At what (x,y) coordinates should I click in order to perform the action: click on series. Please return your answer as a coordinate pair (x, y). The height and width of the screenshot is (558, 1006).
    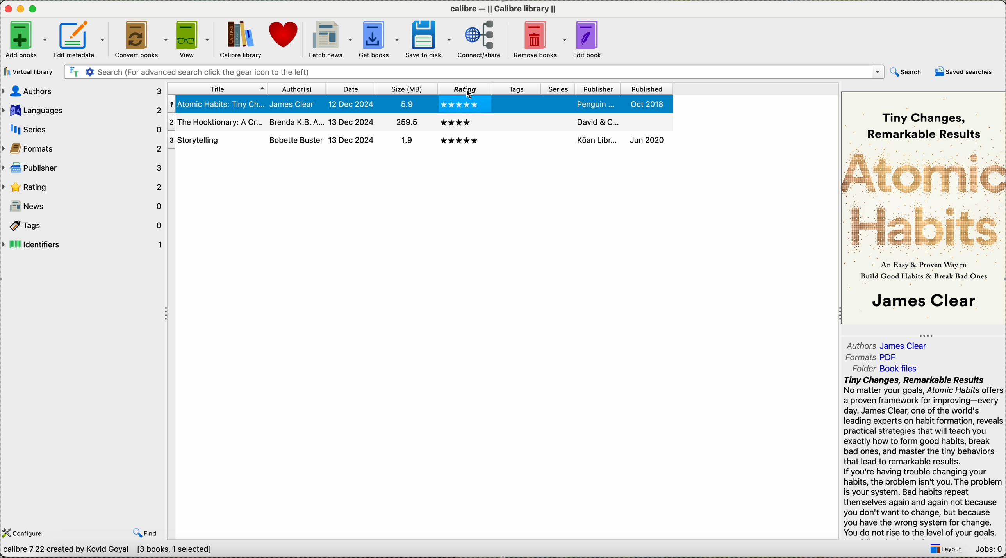
    Looking at the image, I should click on (559, 89).